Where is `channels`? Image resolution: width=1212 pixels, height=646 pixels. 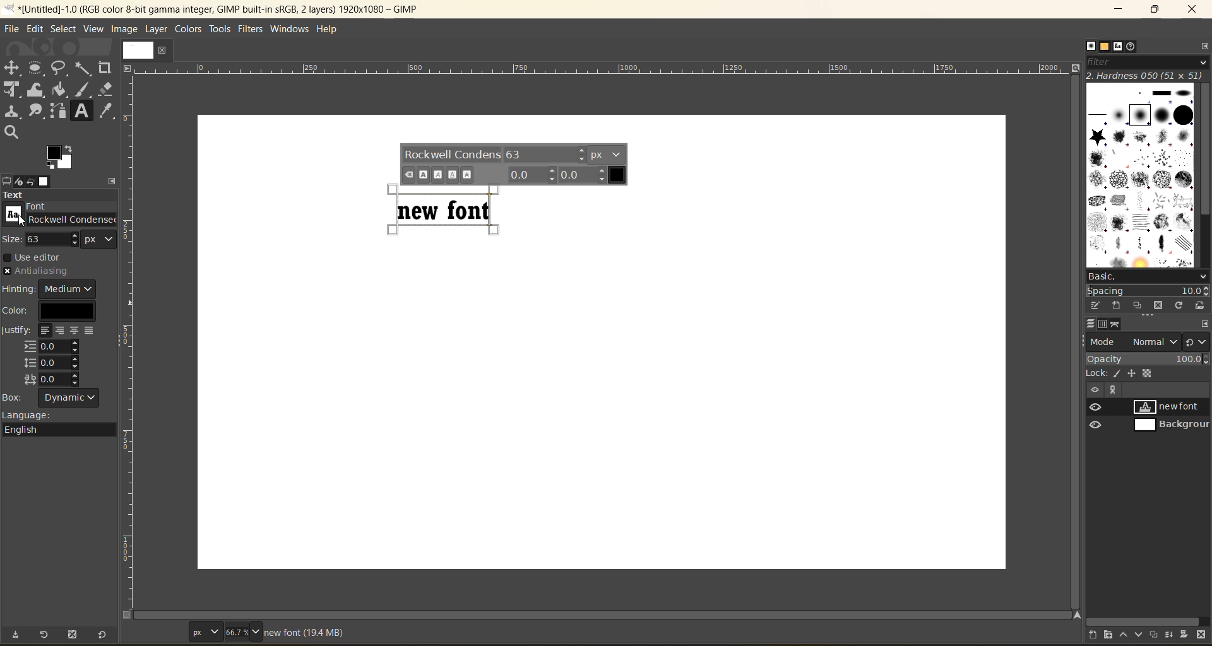
channels is located at coordinates (1106, 324).